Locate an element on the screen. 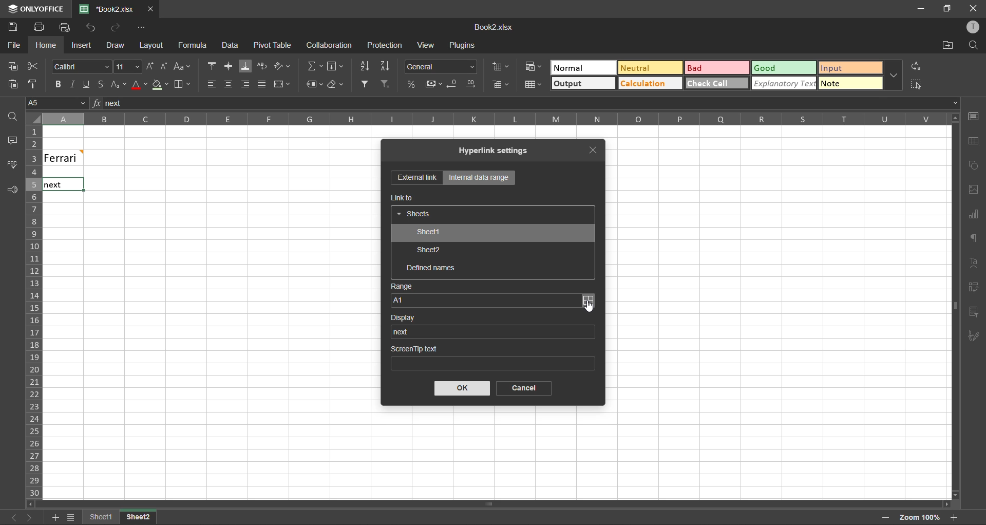 This screenshot has width=986, height=525. input is located at coordinates (848, 67).